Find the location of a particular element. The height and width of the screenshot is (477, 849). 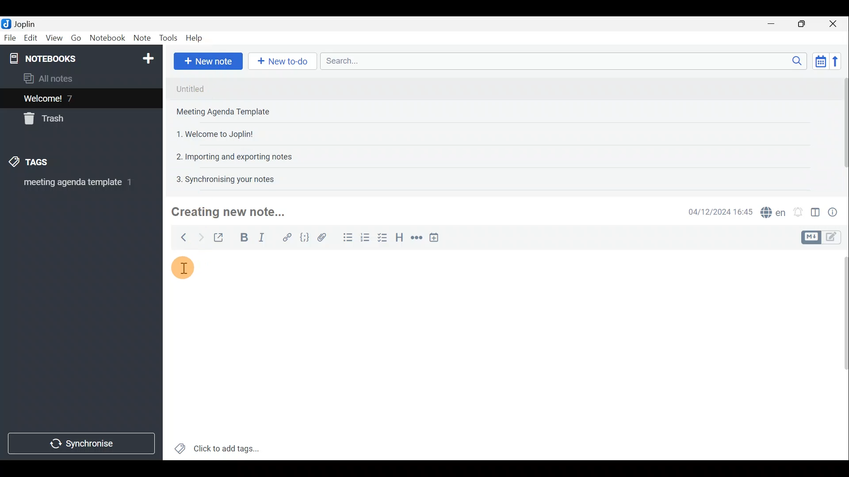

Numbered list is located at coordinates (367, 240).